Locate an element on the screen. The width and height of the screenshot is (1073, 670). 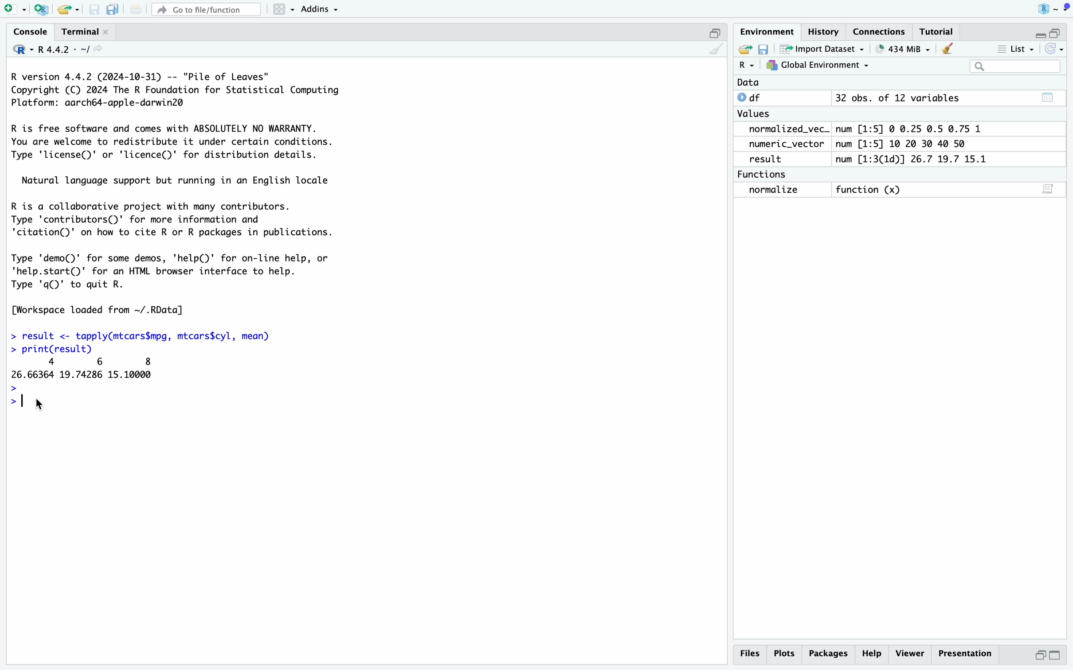
num [1:5] © 0.25 0.5 0.75 1 is located at coordinates (913, 129).